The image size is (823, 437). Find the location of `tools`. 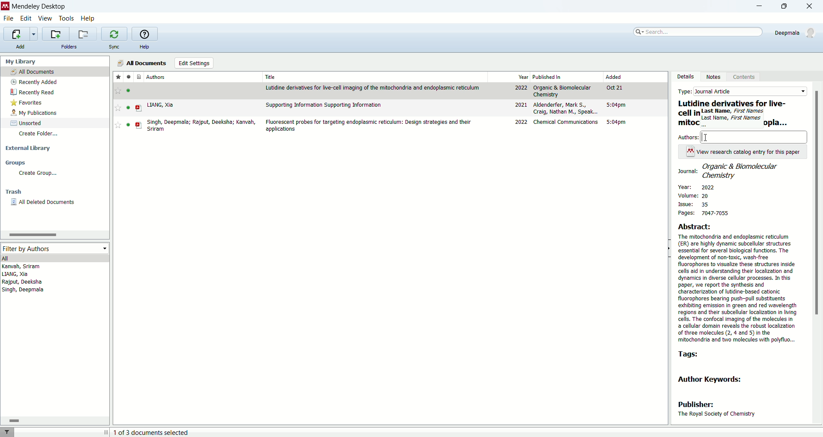

tools is located at coordinates (67, 19).